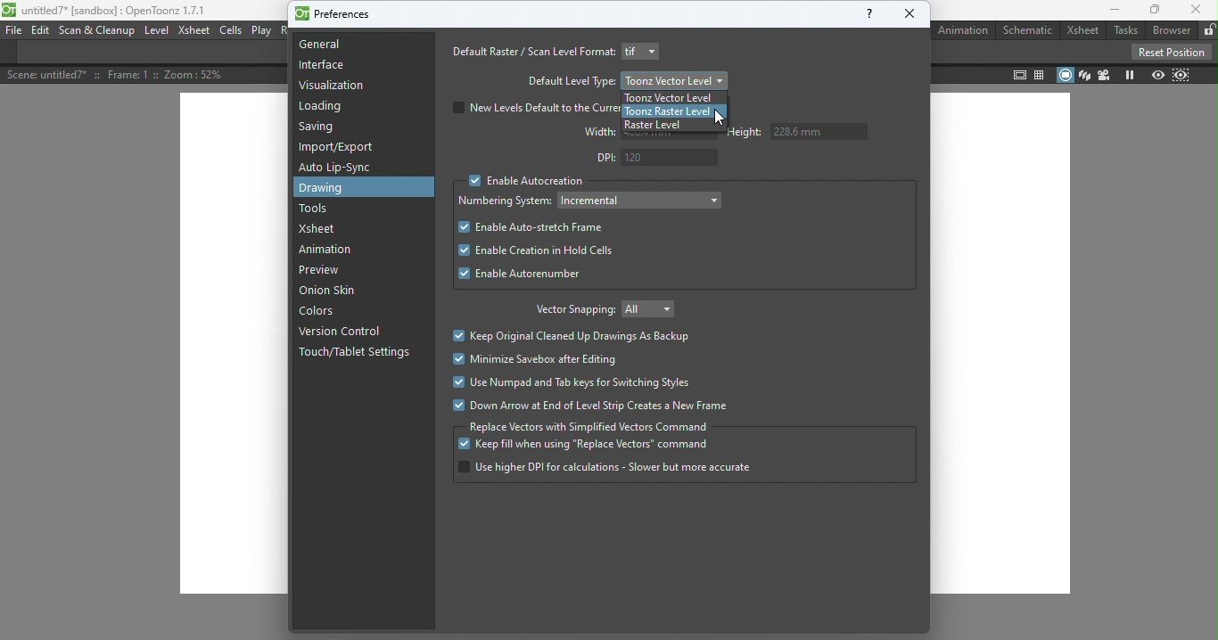 The image size is (1218, 640). I want to click on Touch/tablet settings, so click(357, 357).